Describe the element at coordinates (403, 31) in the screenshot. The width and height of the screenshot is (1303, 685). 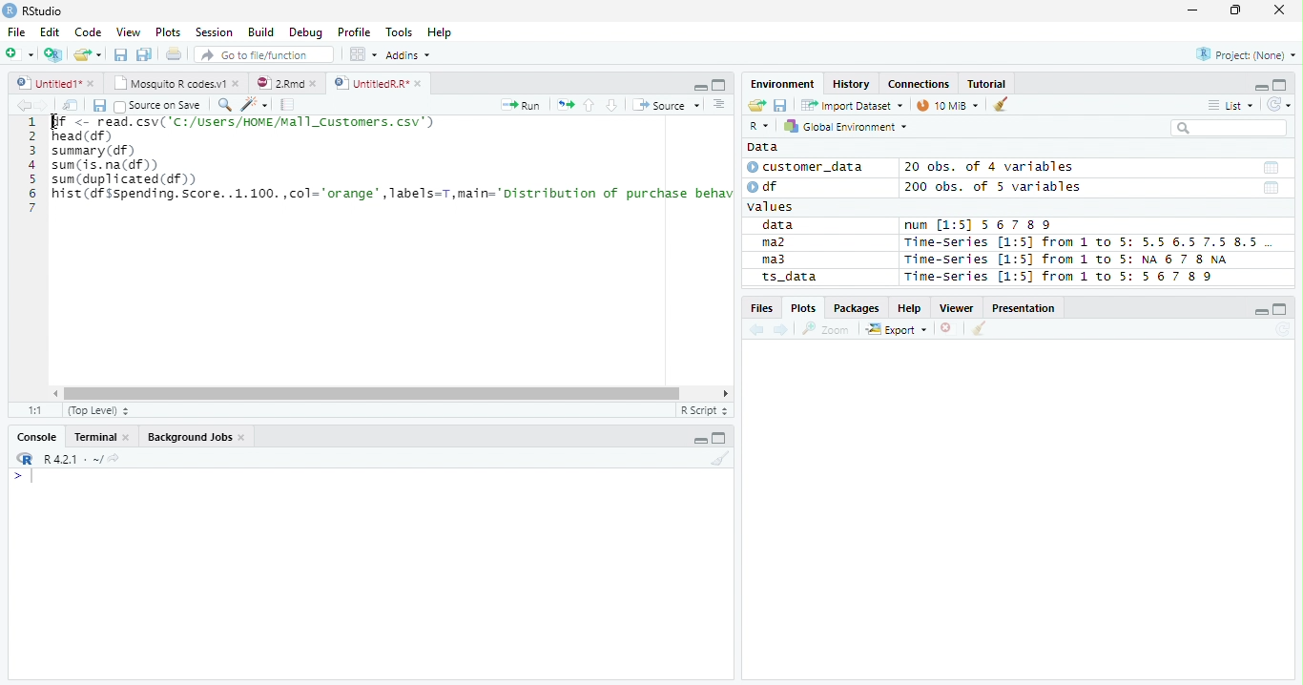
I see `Tools` at that location.